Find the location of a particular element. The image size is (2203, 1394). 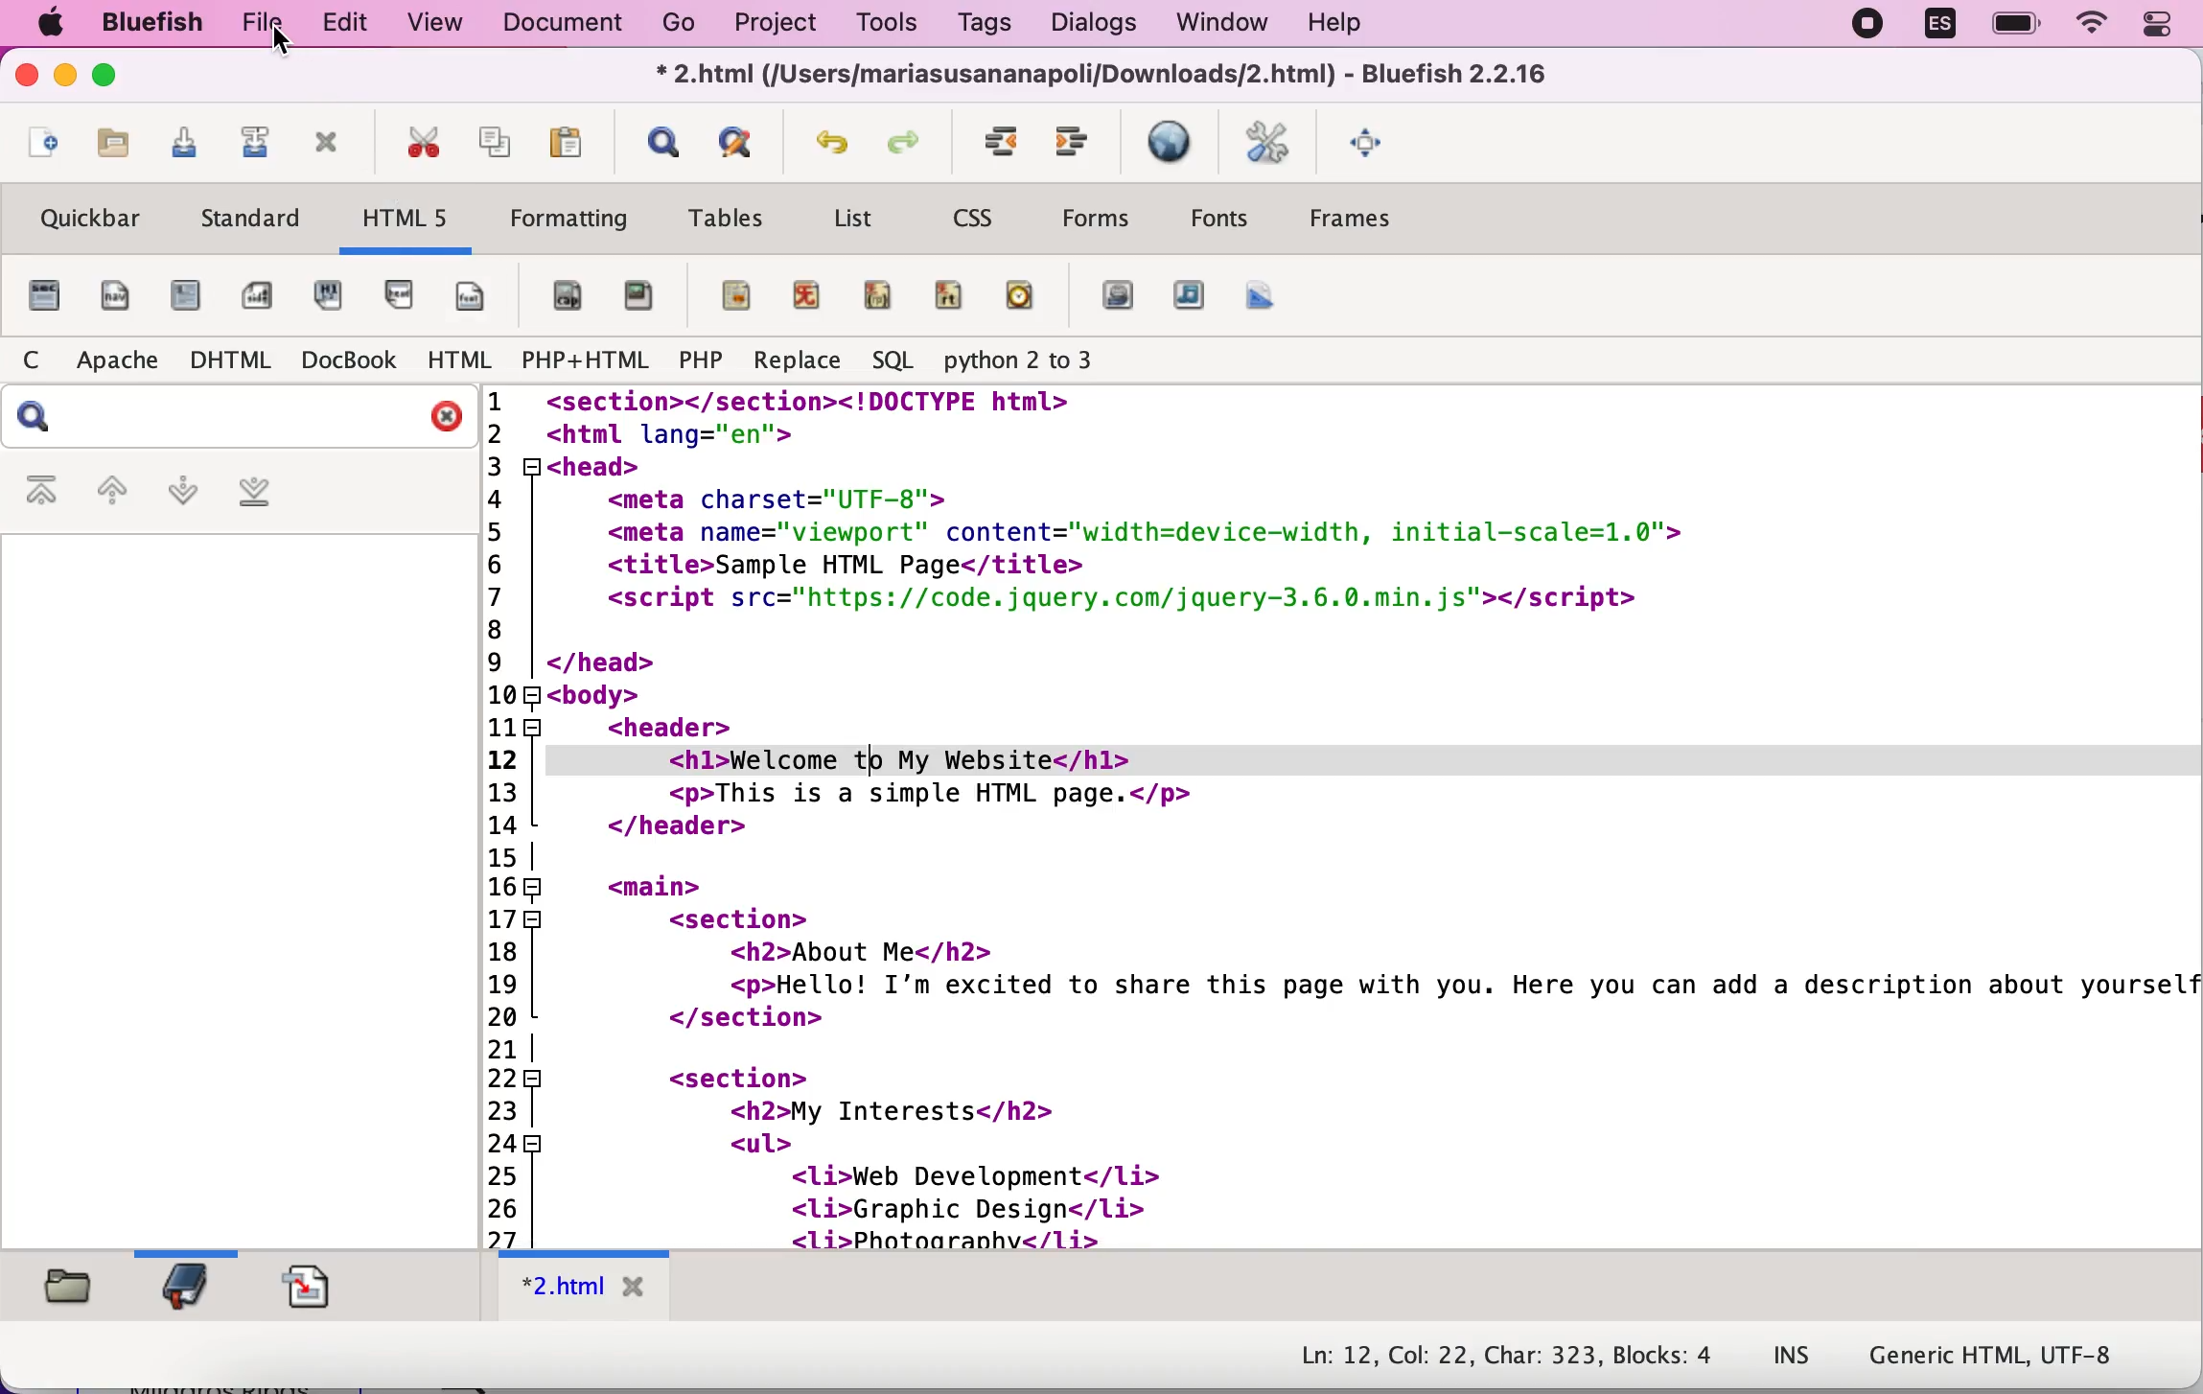

frames is located at coordinates (1379, 222).